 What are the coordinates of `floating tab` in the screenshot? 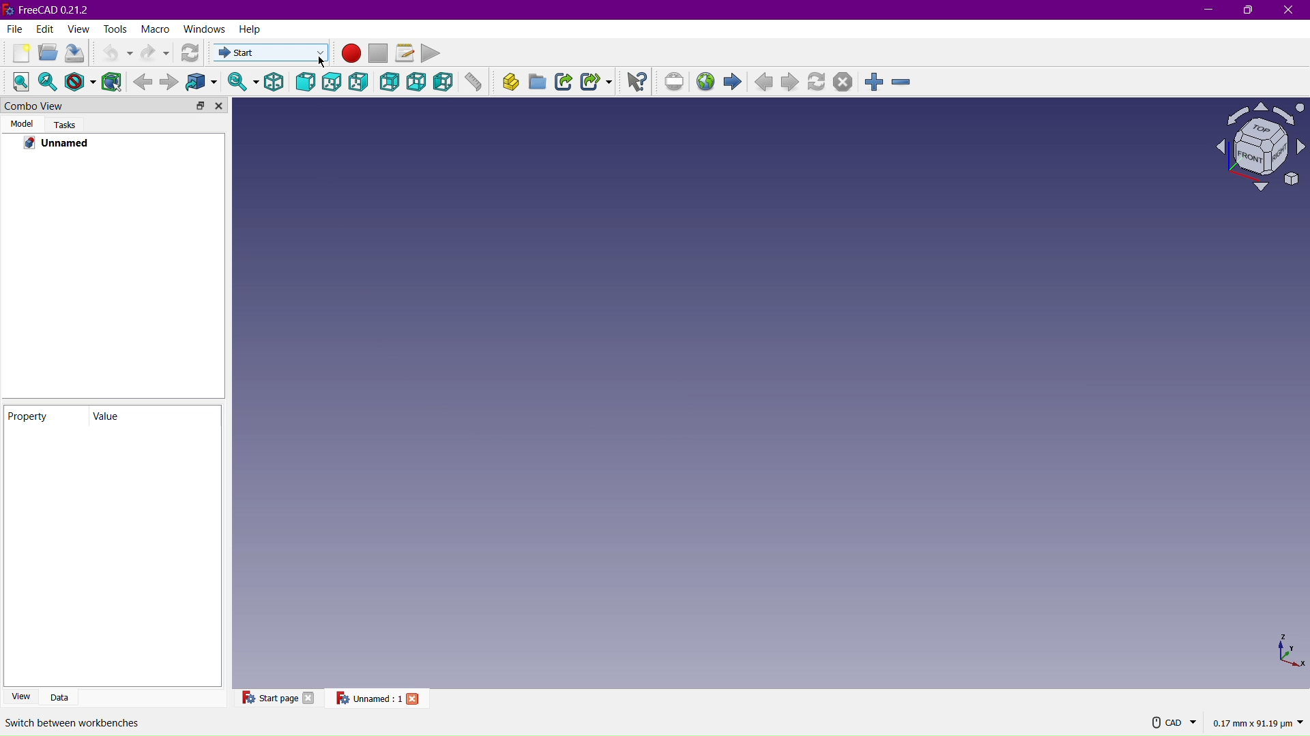 It's located at (201, 105).